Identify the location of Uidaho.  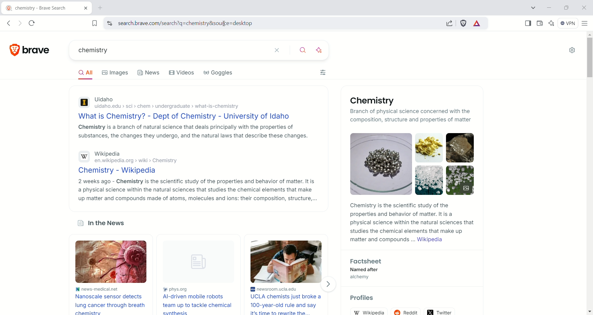
(104, 100).